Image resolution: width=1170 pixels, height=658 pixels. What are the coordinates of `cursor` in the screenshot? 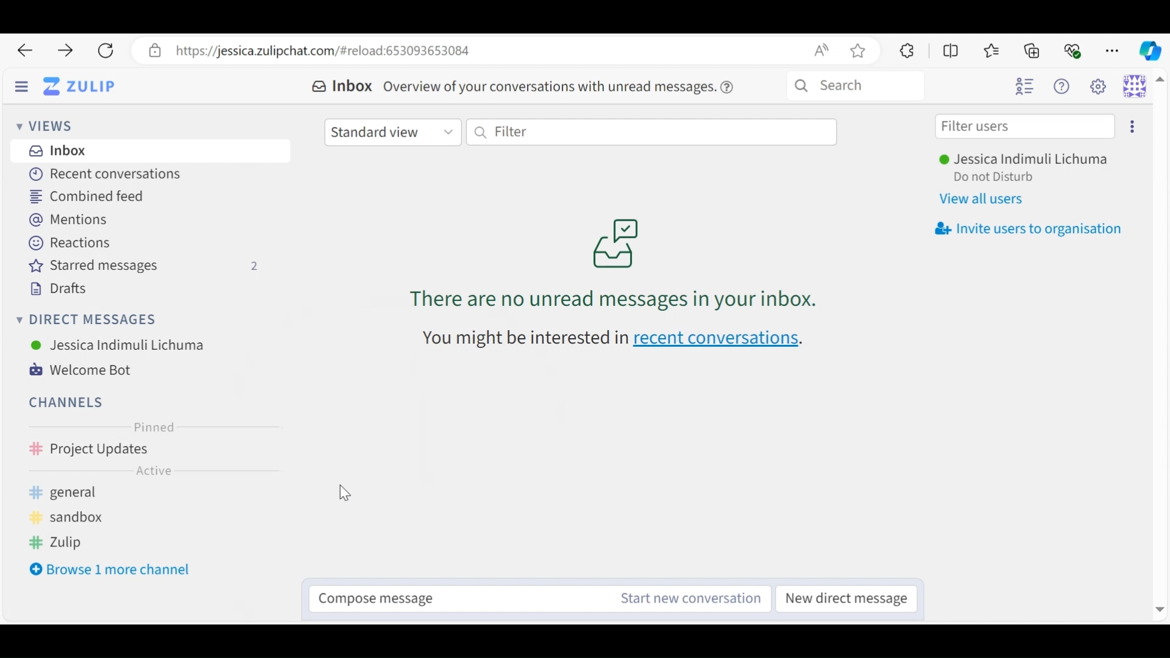 It's located at (344, 496).